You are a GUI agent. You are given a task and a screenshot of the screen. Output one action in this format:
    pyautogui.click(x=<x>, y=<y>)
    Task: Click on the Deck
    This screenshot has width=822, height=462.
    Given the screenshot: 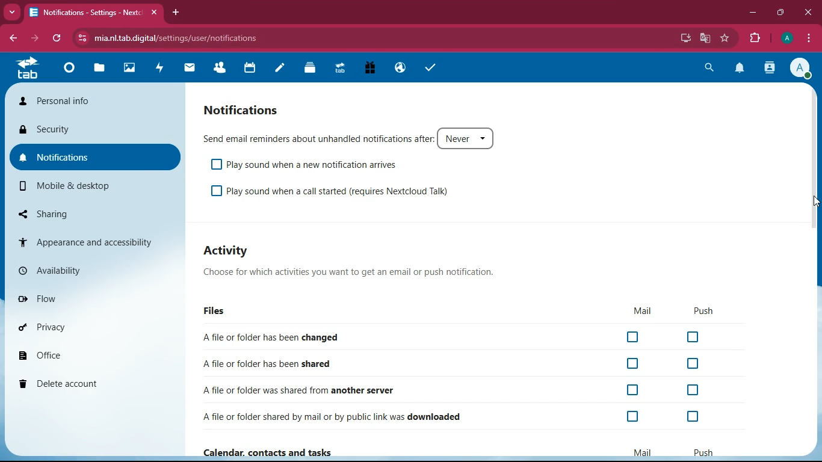 What is the action you would take?
    pyautogui.click(x=307, y=69)
    